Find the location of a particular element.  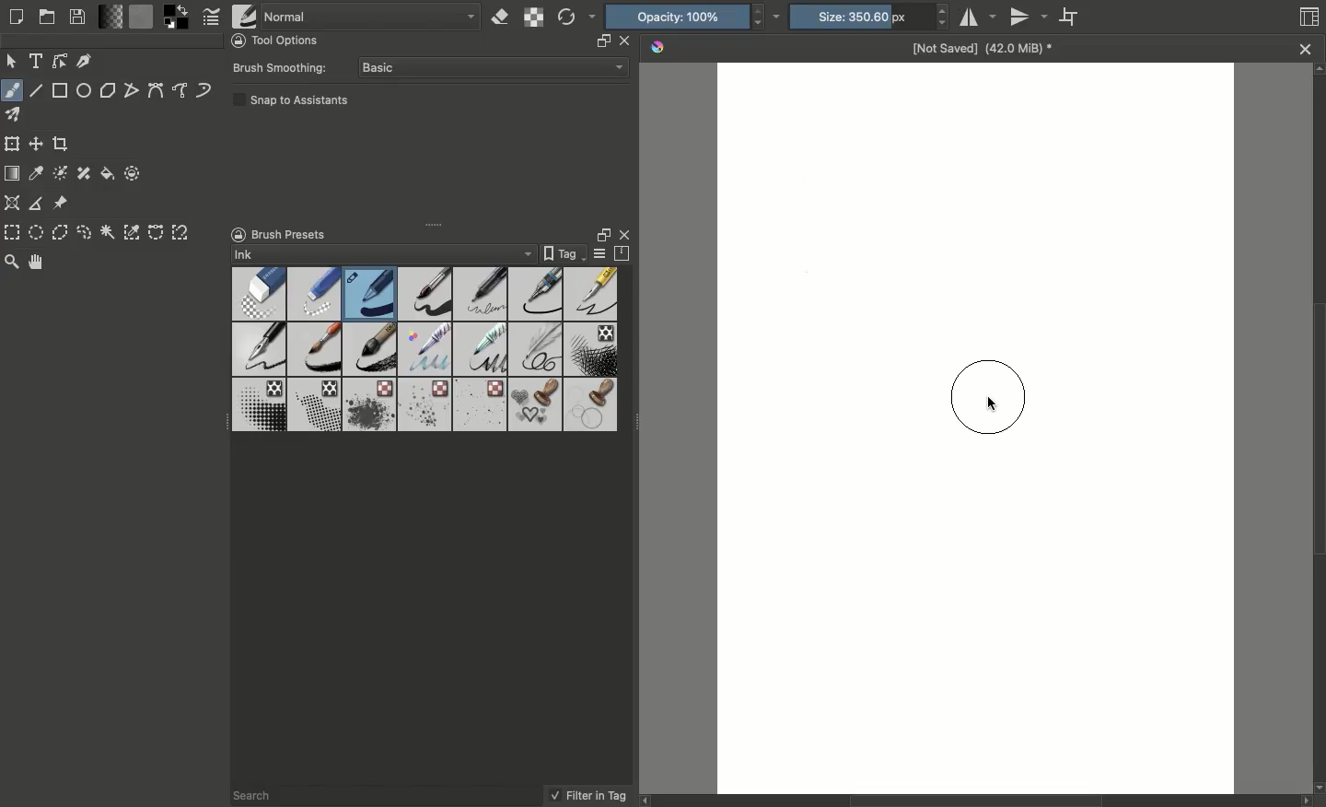

Brush cursor is located at coordinates (988, 396).